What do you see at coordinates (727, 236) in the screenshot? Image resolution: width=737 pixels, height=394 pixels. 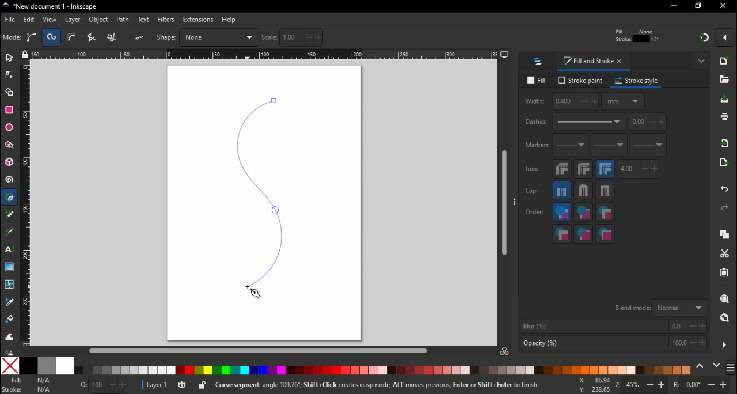 I see `copy` at bounding box center [727, 236].